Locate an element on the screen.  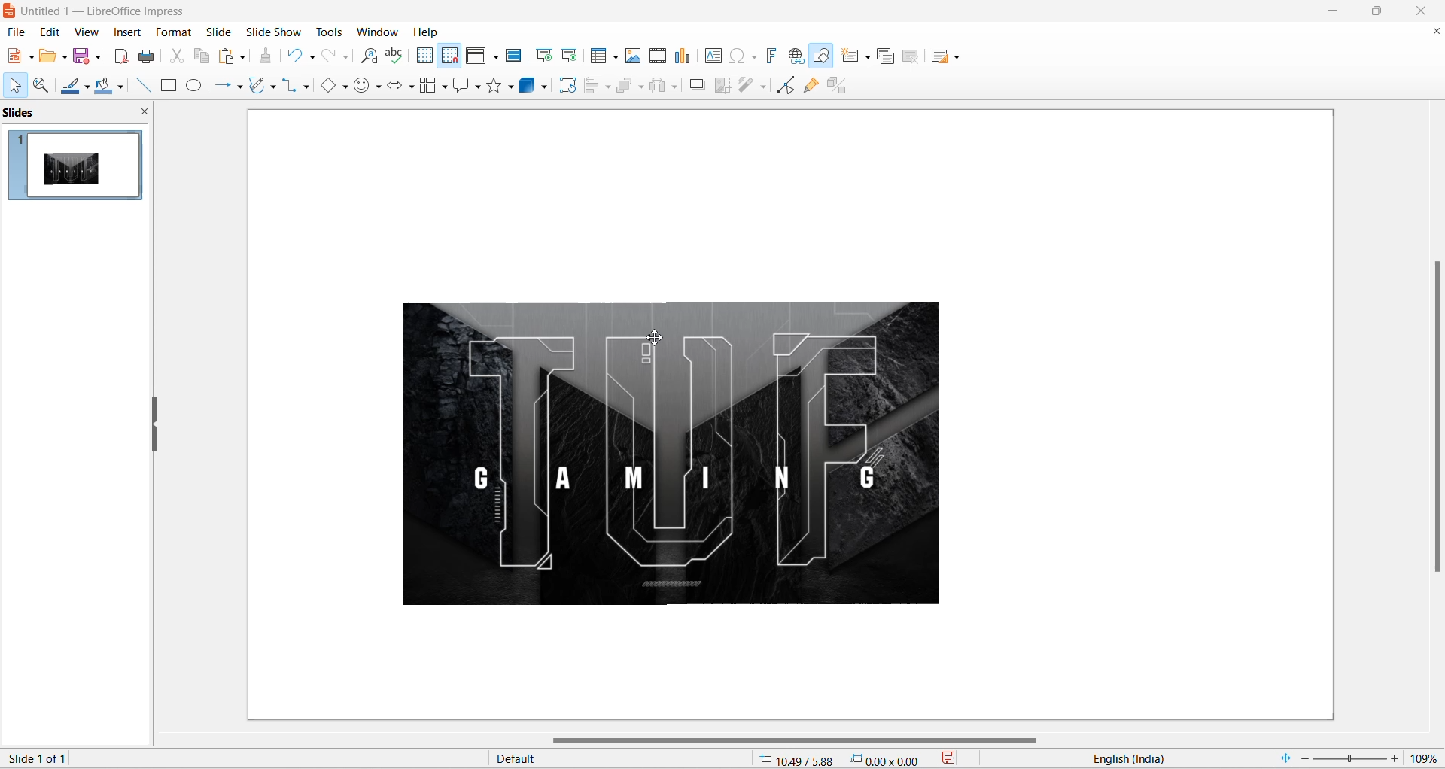
redo is located at coordinates (329, 56).